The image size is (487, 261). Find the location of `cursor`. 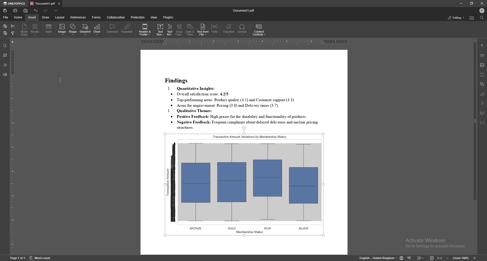

cursor is located at coordinates (61, 79).